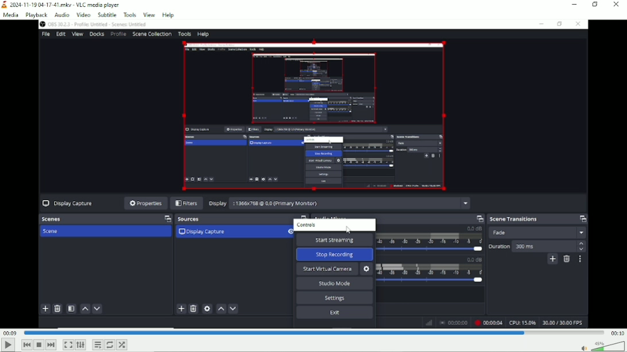  I want to click on 2024-11-19 04-17-41.mkv - VLC media player, so click(61, 5).